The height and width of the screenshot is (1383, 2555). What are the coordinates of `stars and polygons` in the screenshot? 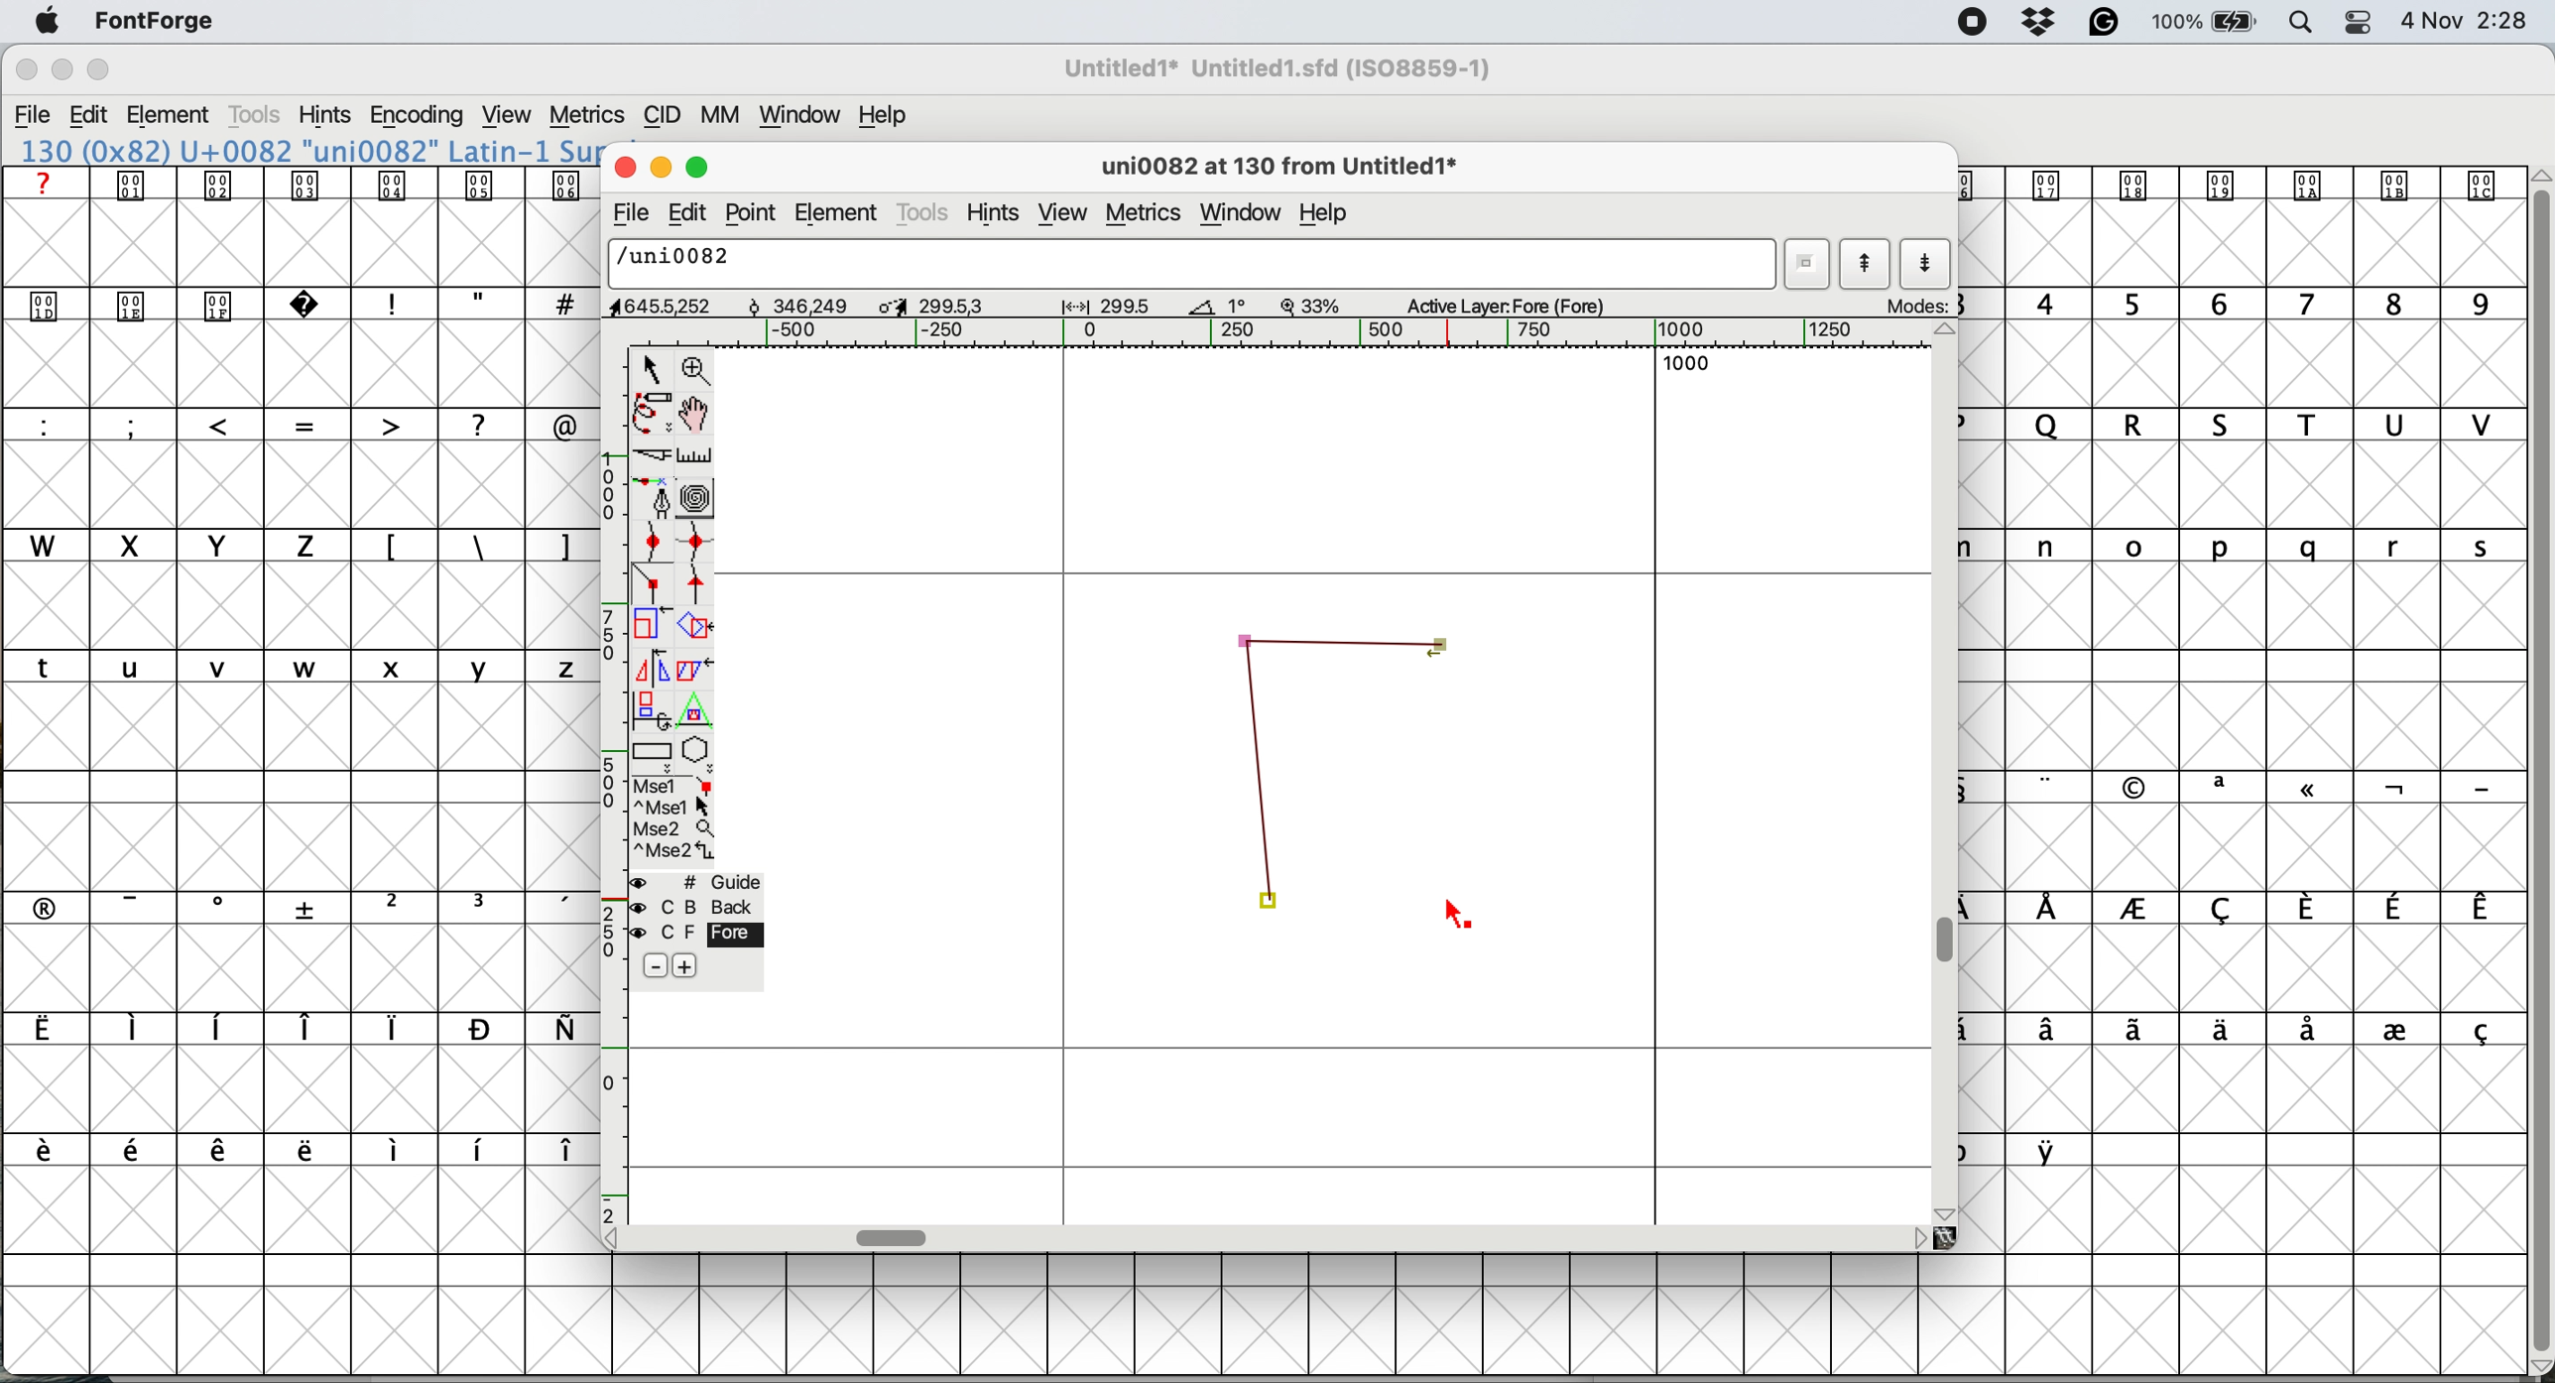 It's located at (698, 755).